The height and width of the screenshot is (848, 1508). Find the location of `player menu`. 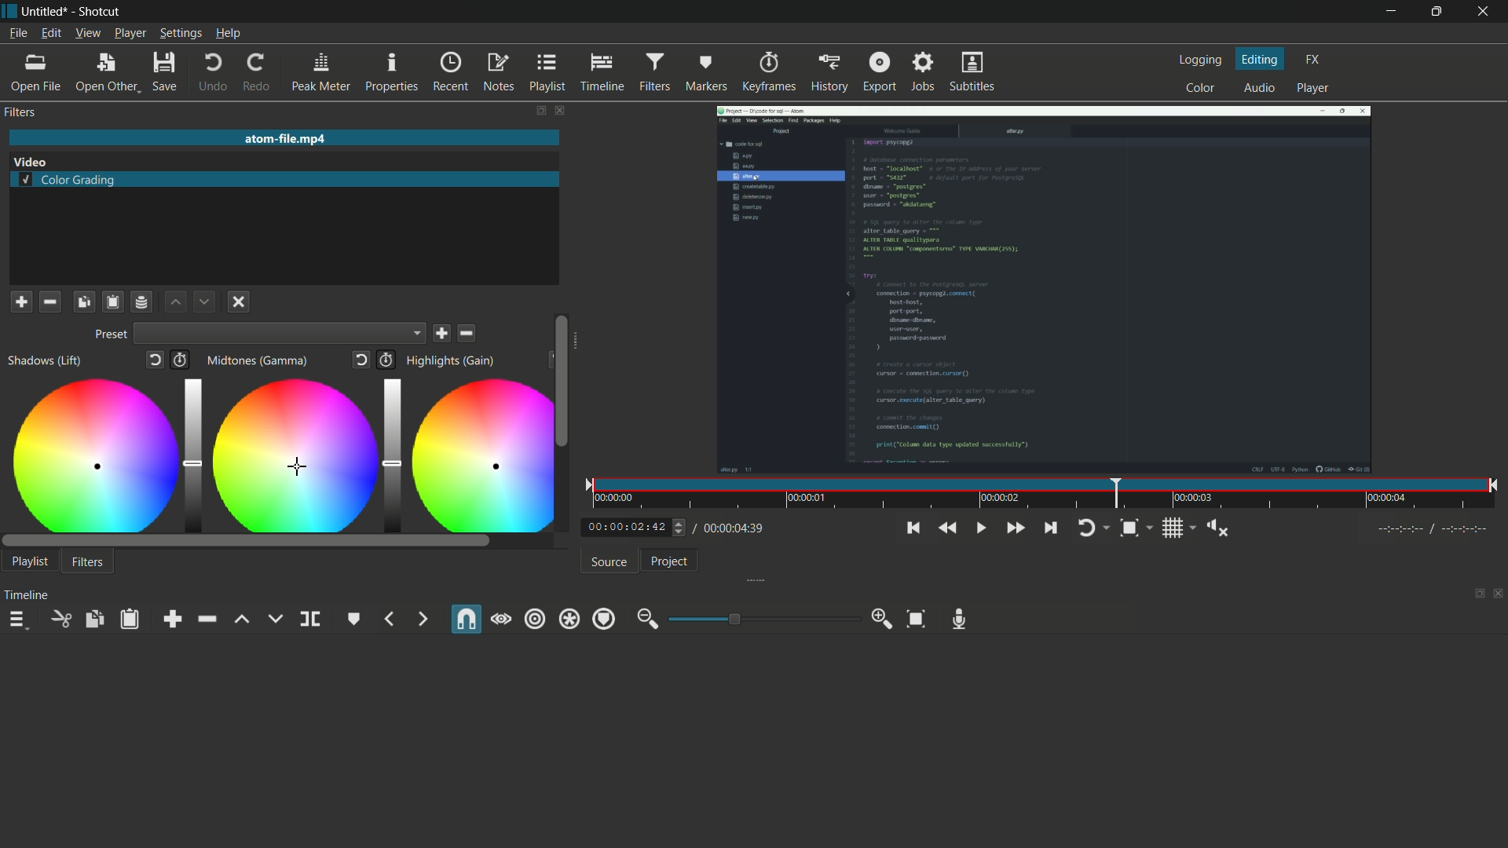

player menu is located at coordinates (130, 33).